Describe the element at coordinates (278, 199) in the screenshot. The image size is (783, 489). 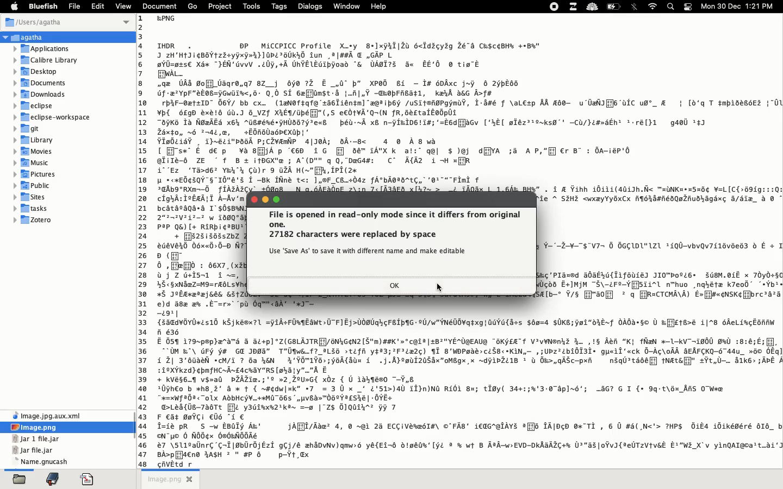
I see `maximize` at that location.